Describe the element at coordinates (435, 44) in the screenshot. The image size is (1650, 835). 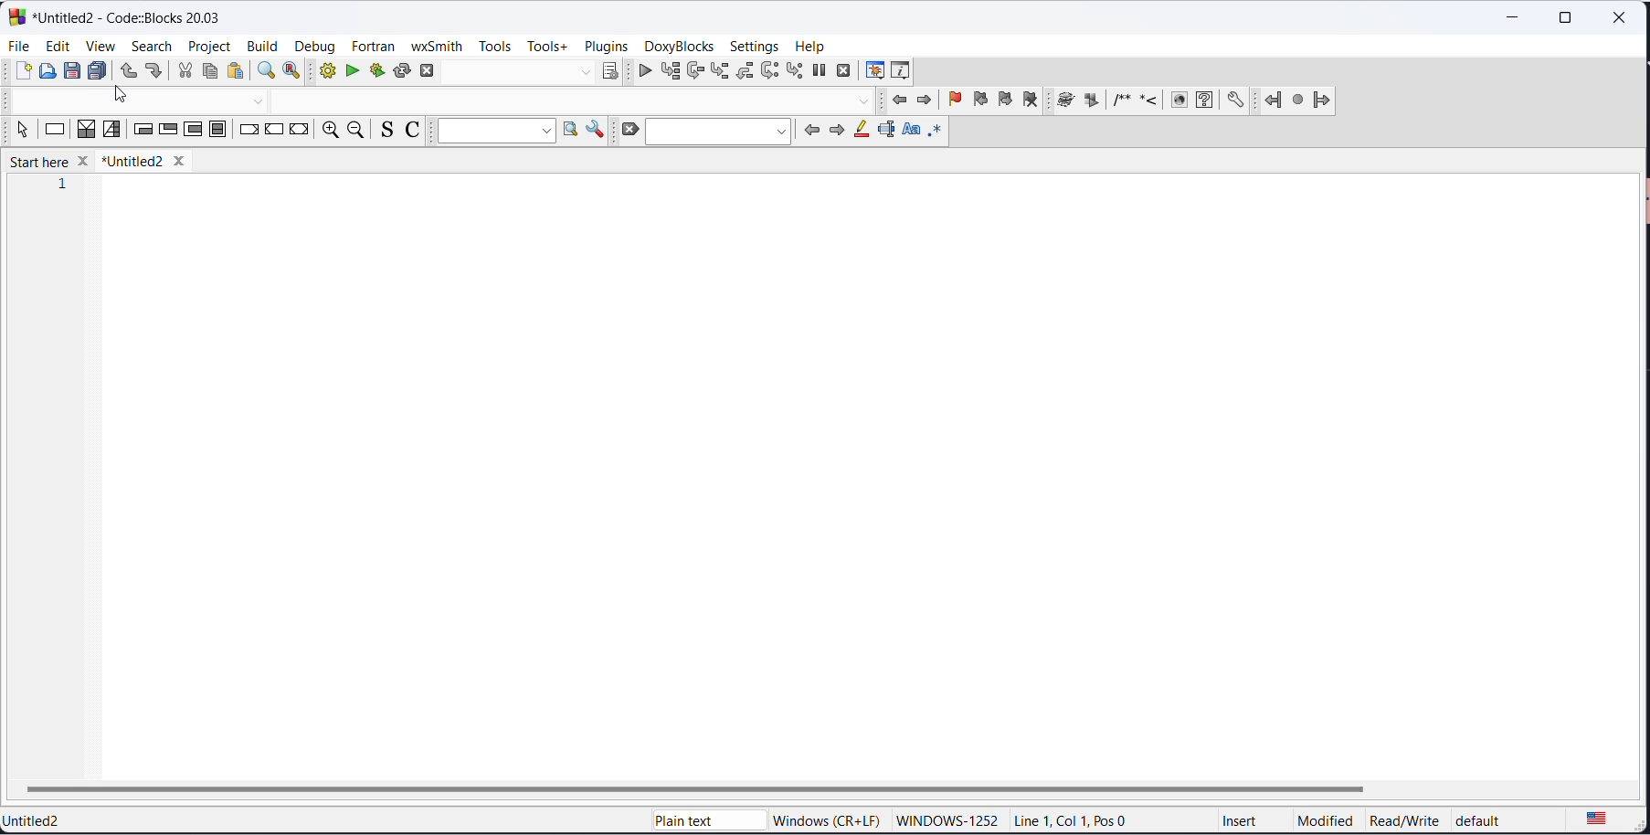
I see `WxSmith` at that location.